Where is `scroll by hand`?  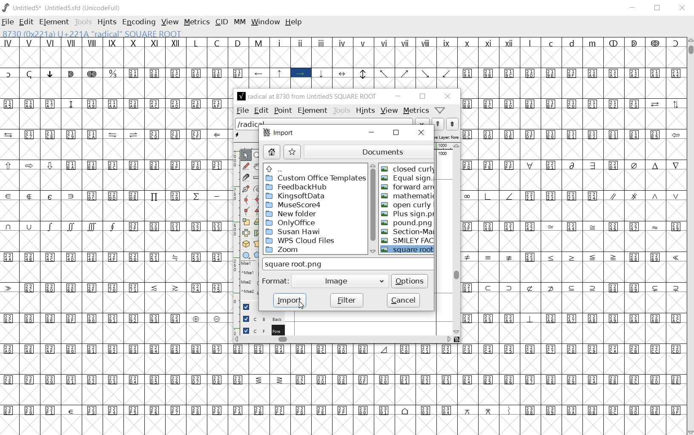 scroll by hand is located at coordinates (257, 166).